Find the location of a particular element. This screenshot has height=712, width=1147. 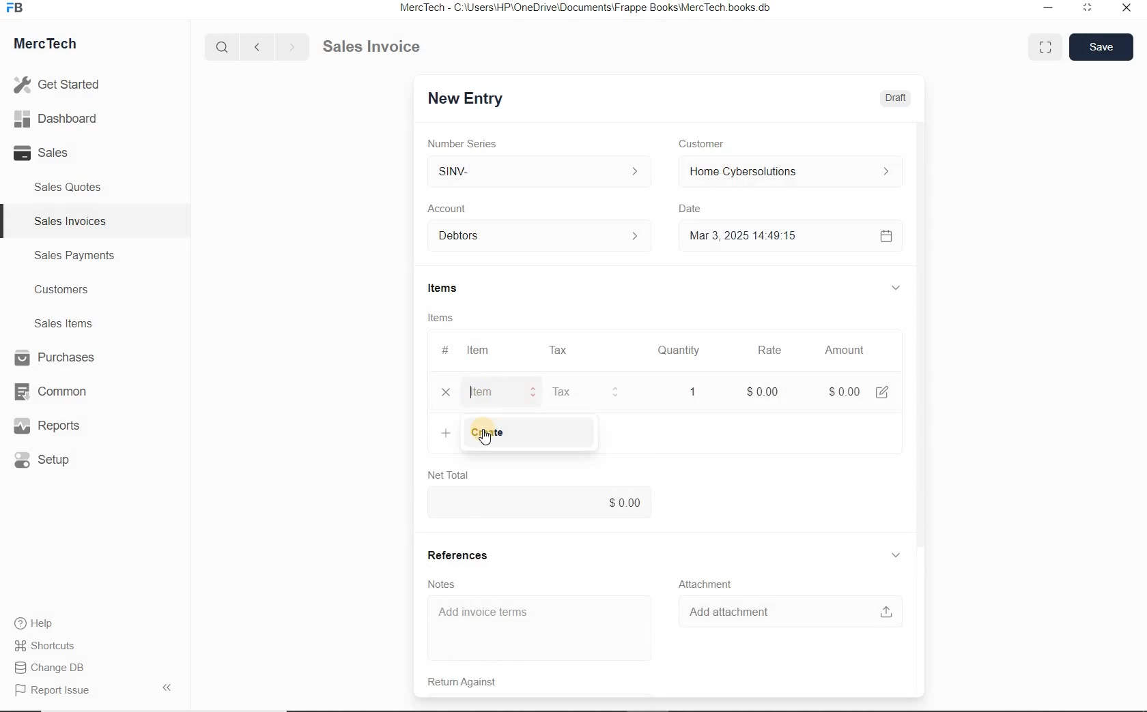

# is located at coordinates (443, 350).